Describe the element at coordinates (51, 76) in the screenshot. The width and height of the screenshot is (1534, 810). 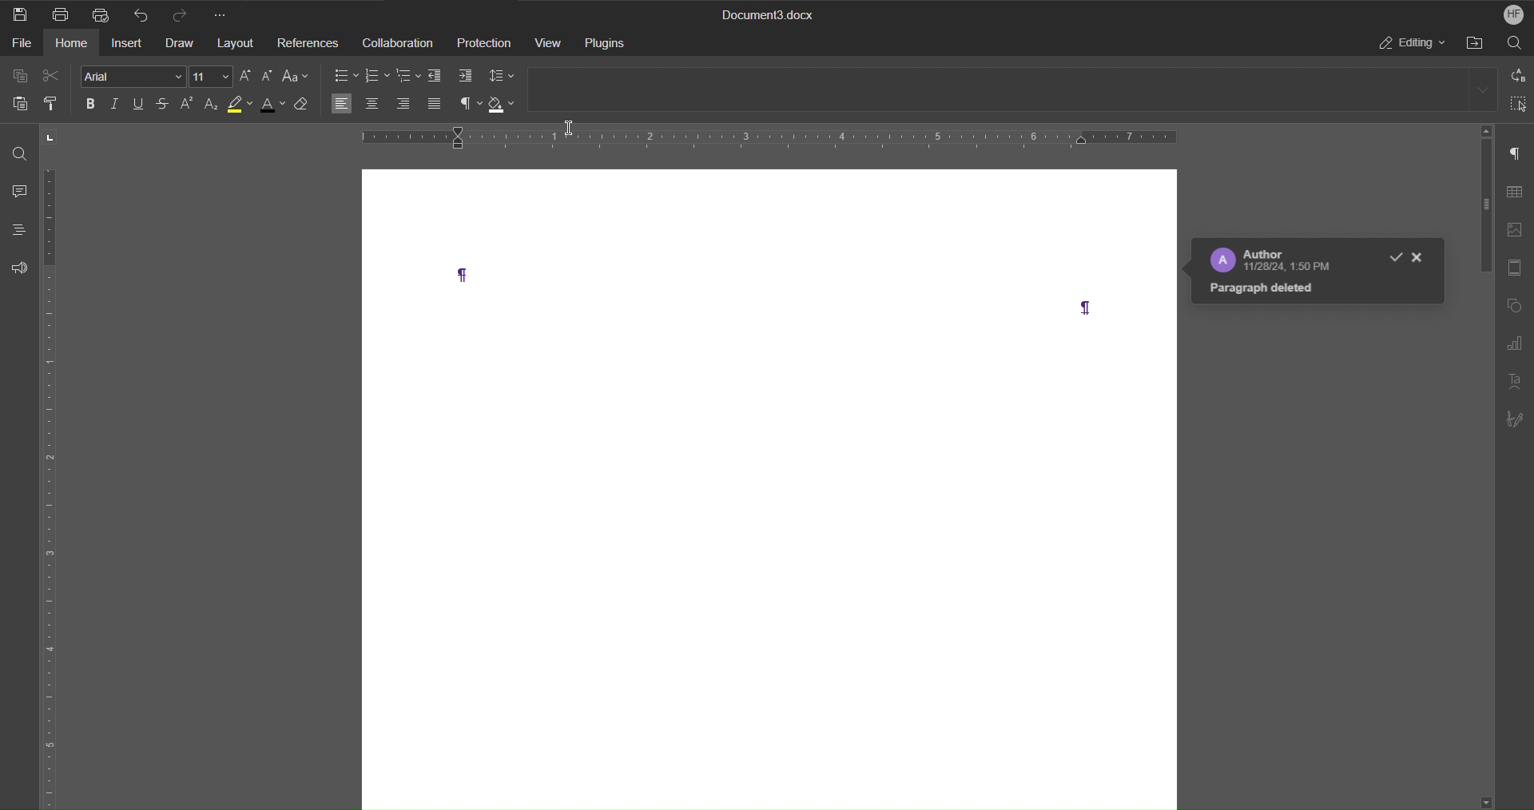
I see `Cut ` at that location.